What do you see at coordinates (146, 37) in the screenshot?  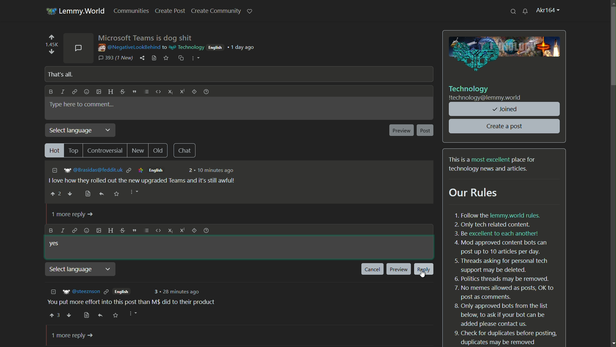 I see `post name` at bounding box center [146, 37].